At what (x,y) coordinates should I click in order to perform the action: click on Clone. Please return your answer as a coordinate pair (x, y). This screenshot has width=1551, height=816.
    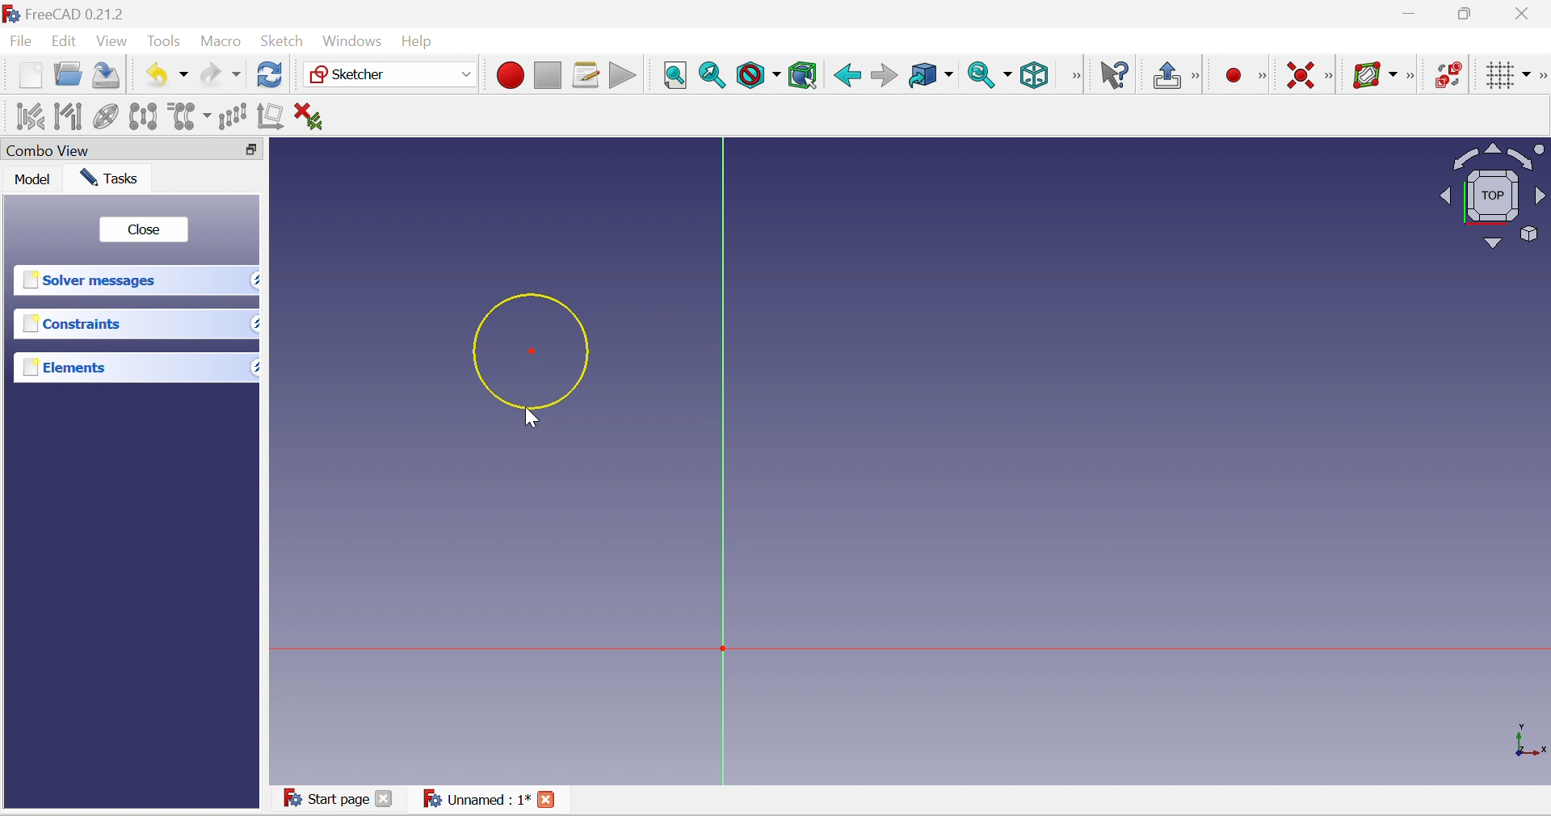
    Looking at the image, I should click on (106, 116).